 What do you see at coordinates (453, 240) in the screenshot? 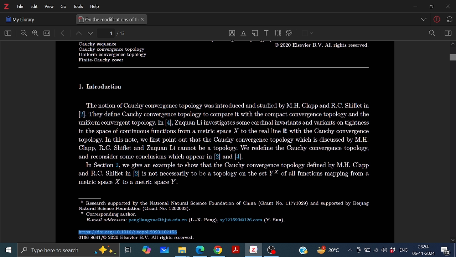
I see `Move down` at bounding box center [453, 240].